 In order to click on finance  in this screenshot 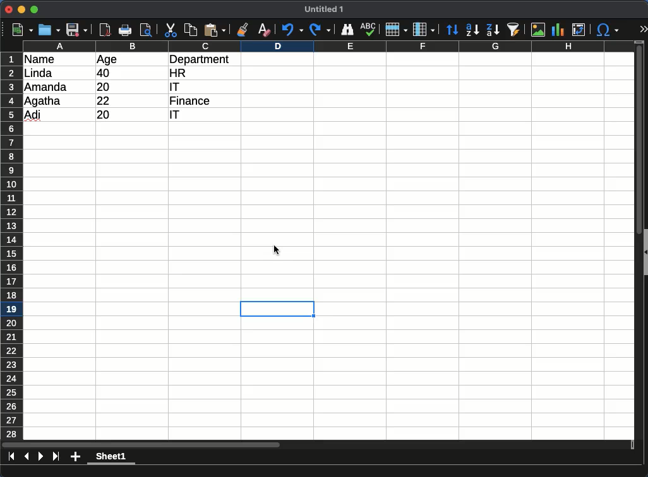, I will do `click(191, 101)`.